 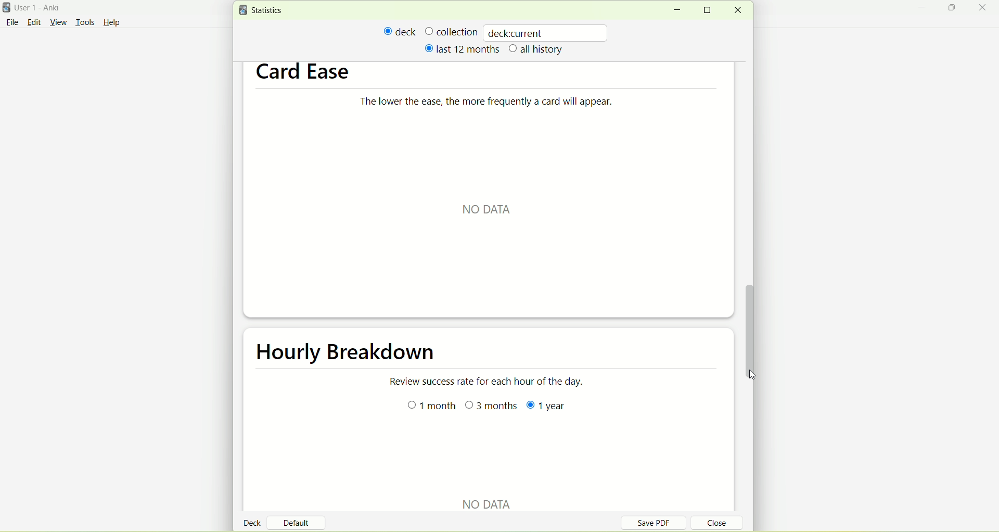 I want to click on Help, so click(x=112, y=24).